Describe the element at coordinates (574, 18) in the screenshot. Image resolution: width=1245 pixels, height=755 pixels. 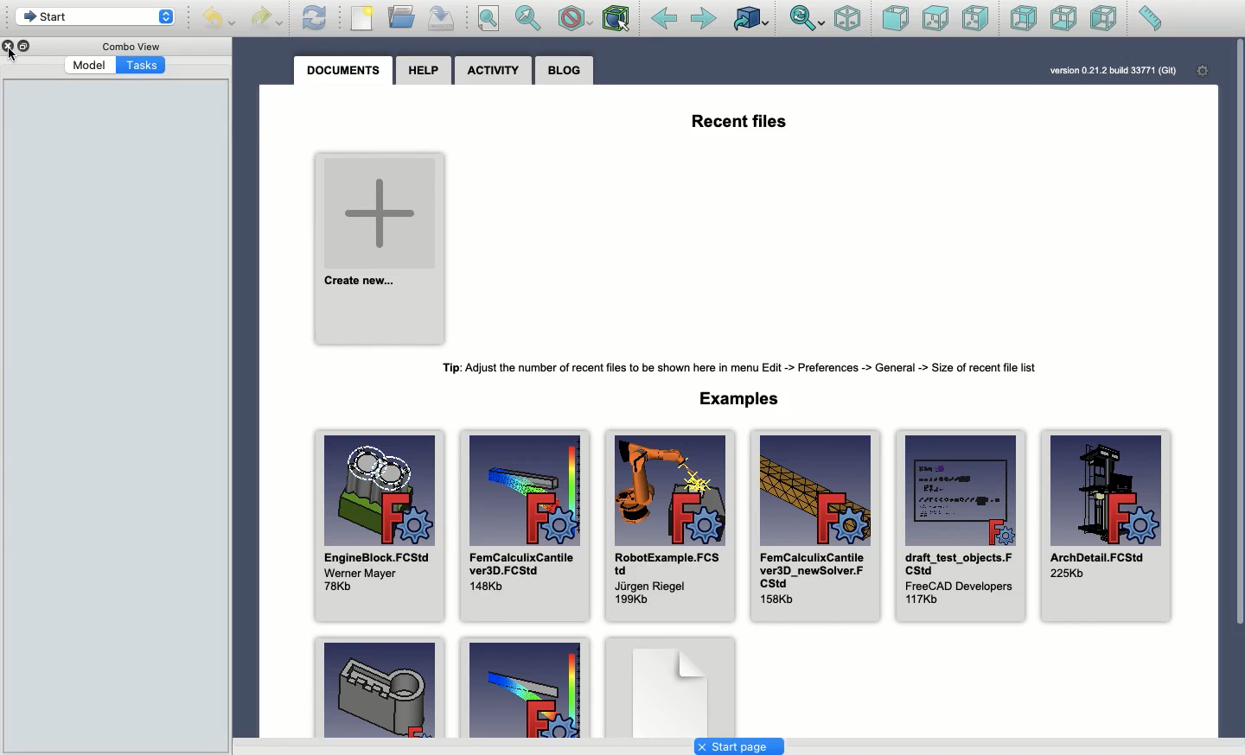
I see `Draw style` at that location.